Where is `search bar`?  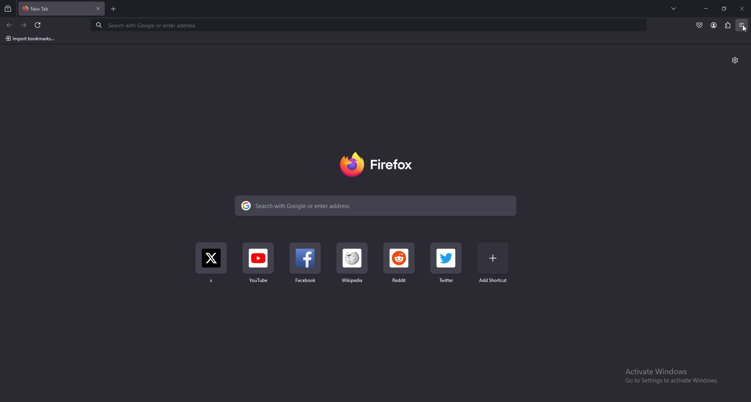 search bar is located at coordinates (369, 25).